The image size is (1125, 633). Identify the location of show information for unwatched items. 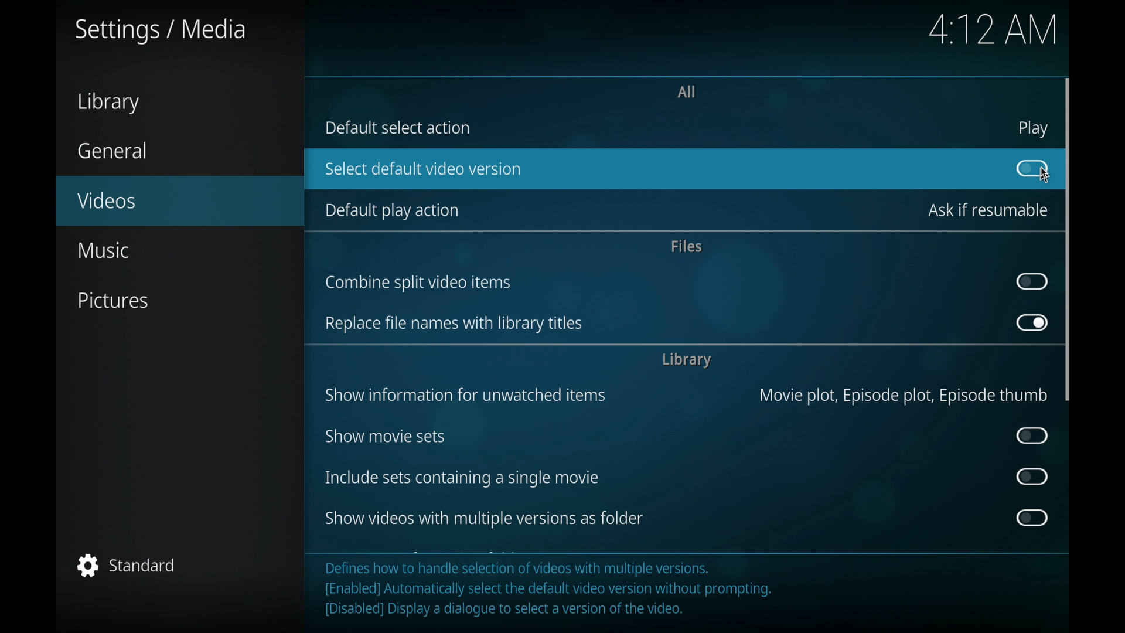
(464, 395).